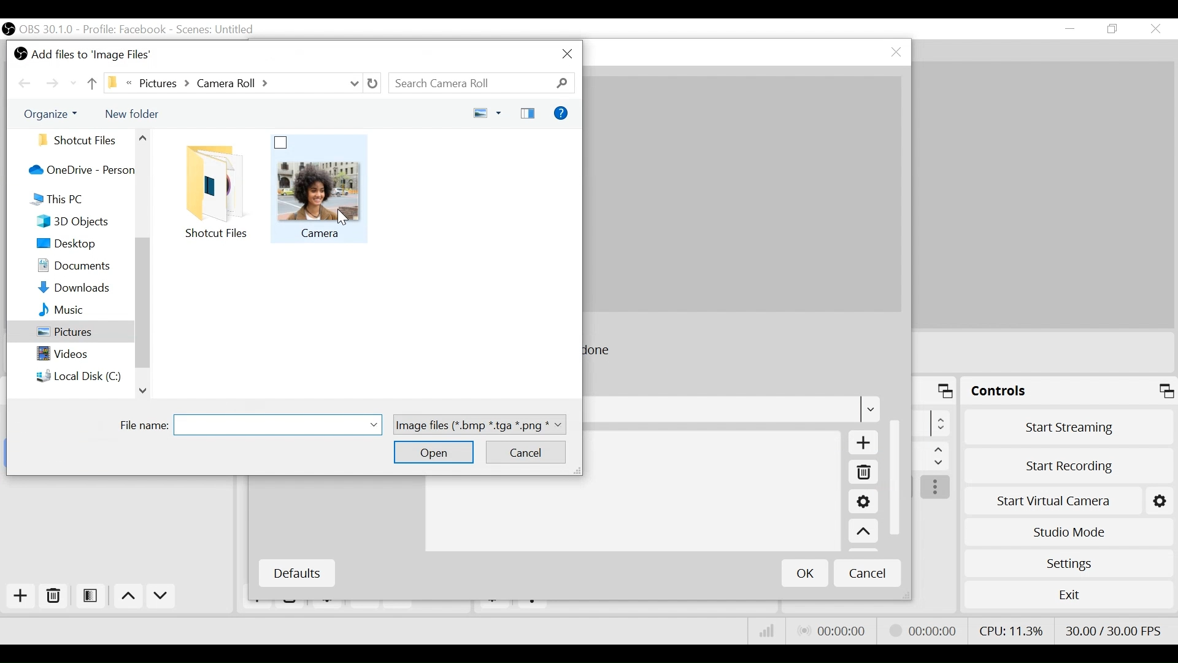 The height and width of the screenshot is (663, 1178). What do you see at coordinates (83, 289) in the screenshot?
I see `Downloads` at bounding box center [83, 289].